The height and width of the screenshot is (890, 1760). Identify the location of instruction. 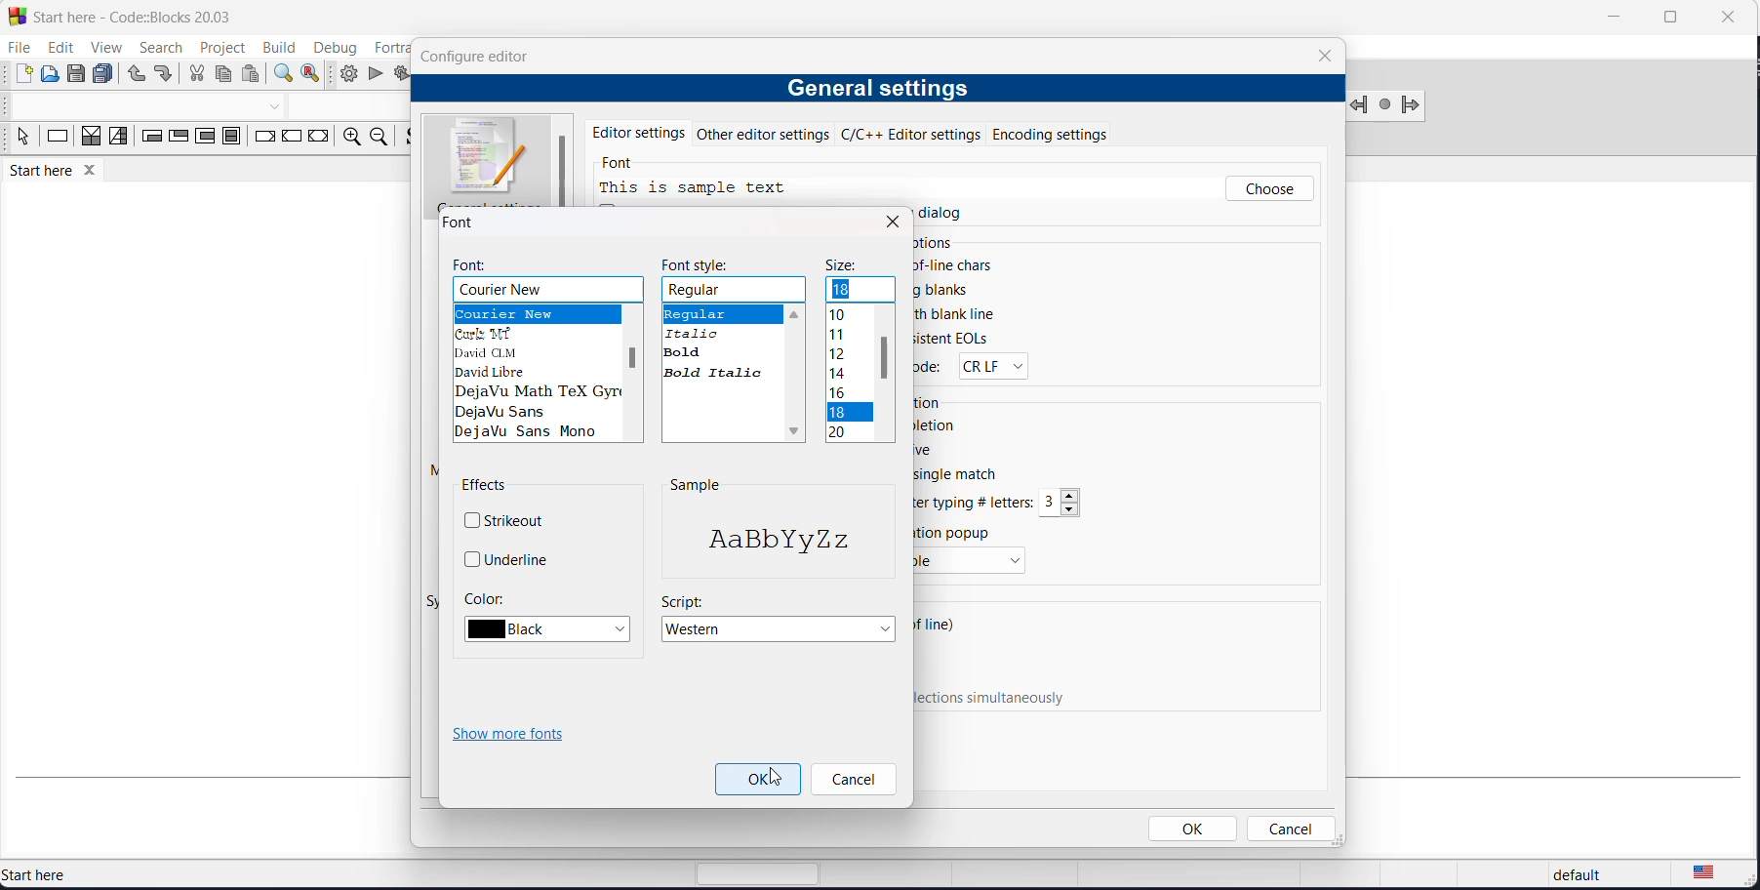
(58, 140).